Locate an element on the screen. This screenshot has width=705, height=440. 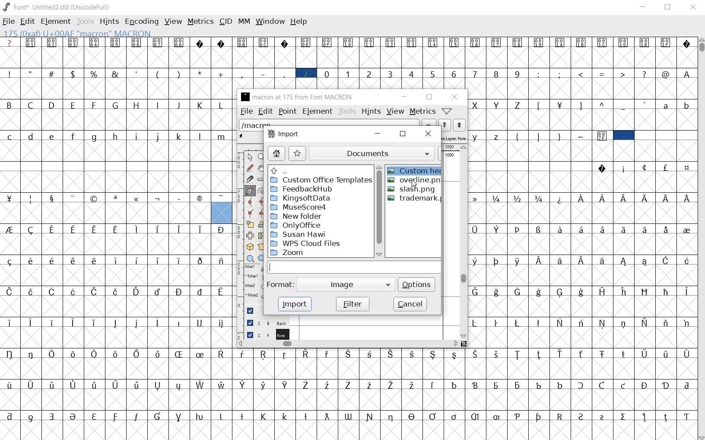
^ is located at coordinates (603, 105).